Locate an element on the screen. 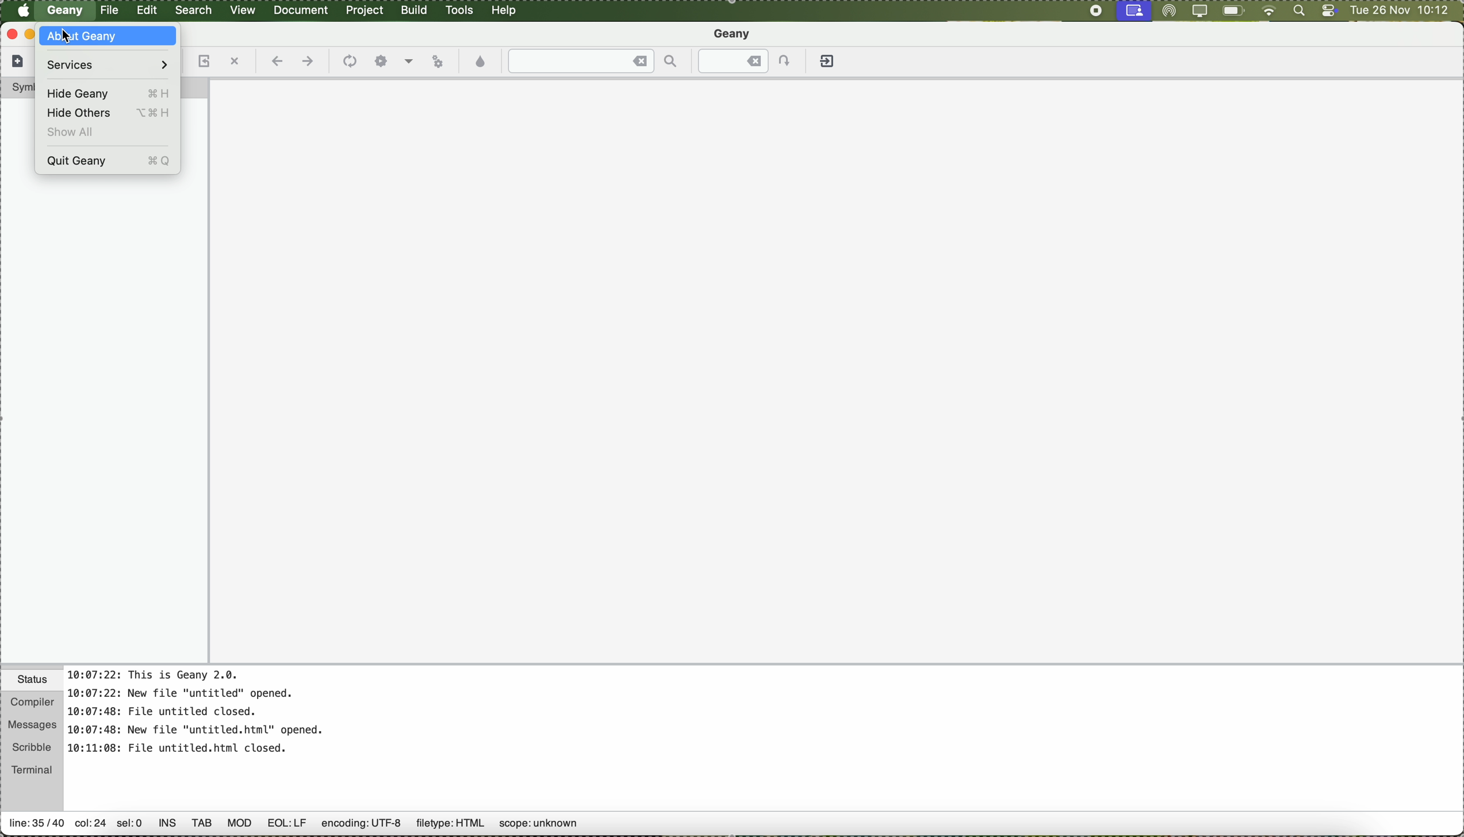 This screenshot has width=1464, height=837. Pointer is located at coordinates (68, 40).